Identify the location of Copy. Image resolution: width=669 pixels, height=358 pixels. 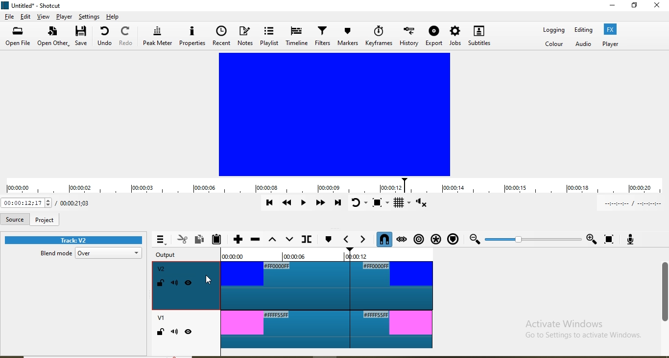
(199, 240).